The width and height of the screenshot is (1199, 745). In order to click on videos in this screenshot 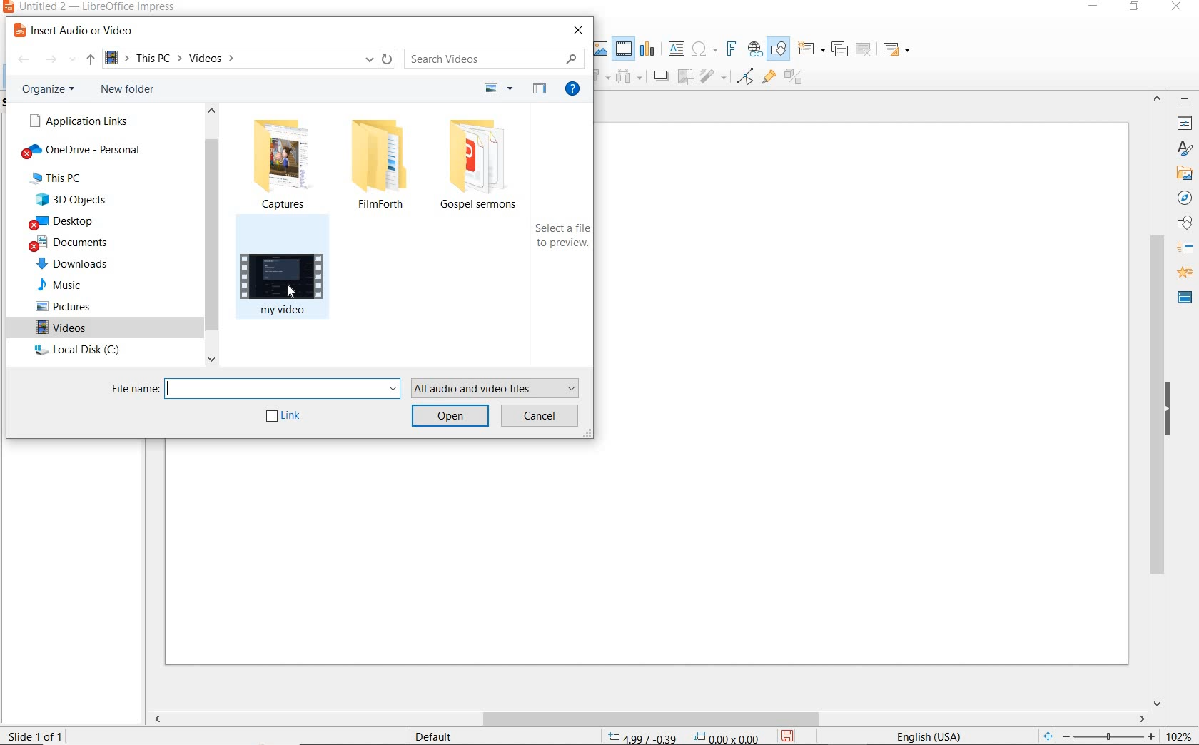, I will do `click(66, 330)`.